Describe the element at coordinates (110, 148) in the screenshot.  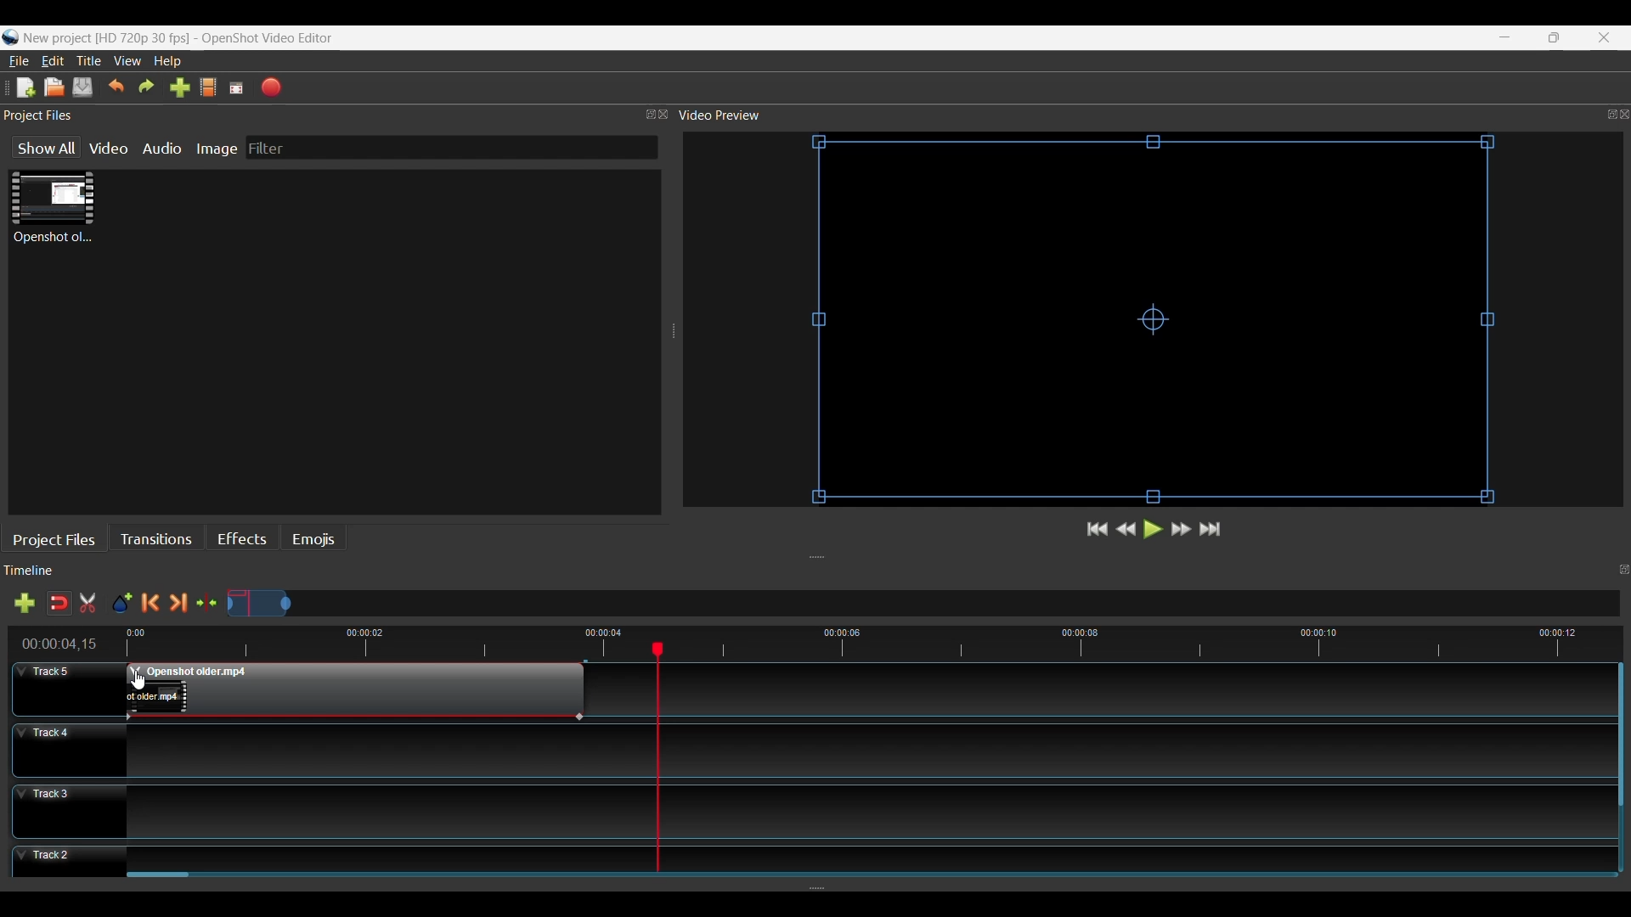
I see `Video` at that location.